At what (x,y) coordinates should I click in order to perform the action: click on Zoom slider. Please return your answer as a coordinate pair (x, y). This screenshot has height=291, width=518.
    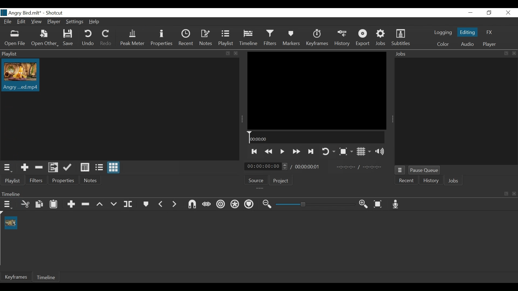
    Looking at the image, I should click on (315, 204).